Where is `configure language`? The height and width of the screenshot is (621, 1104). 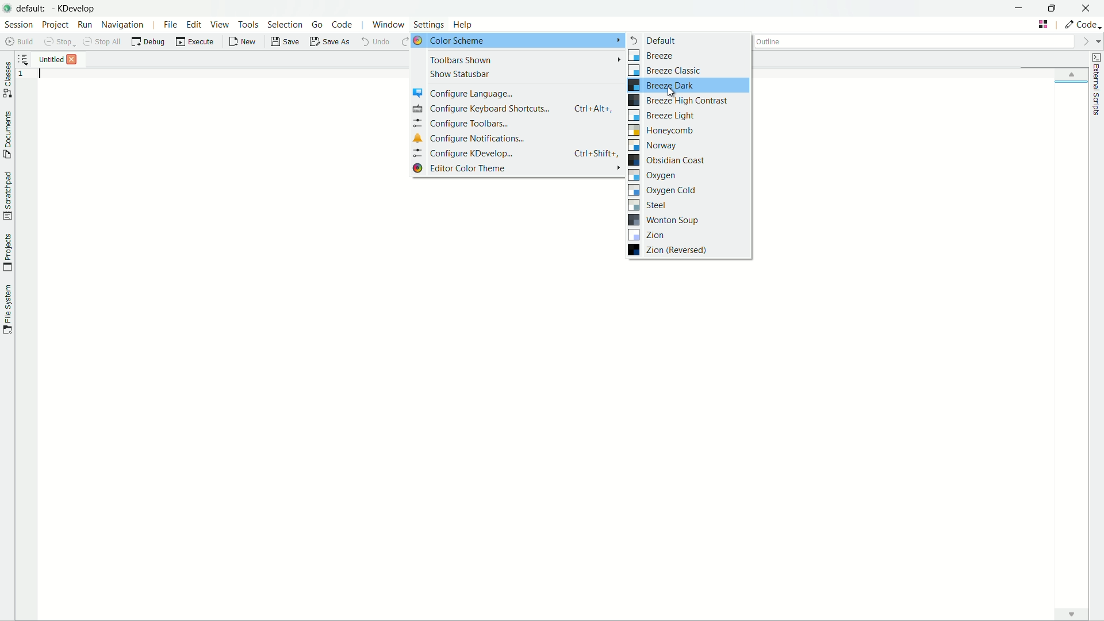
configure language is located at coordinates (466, 93).